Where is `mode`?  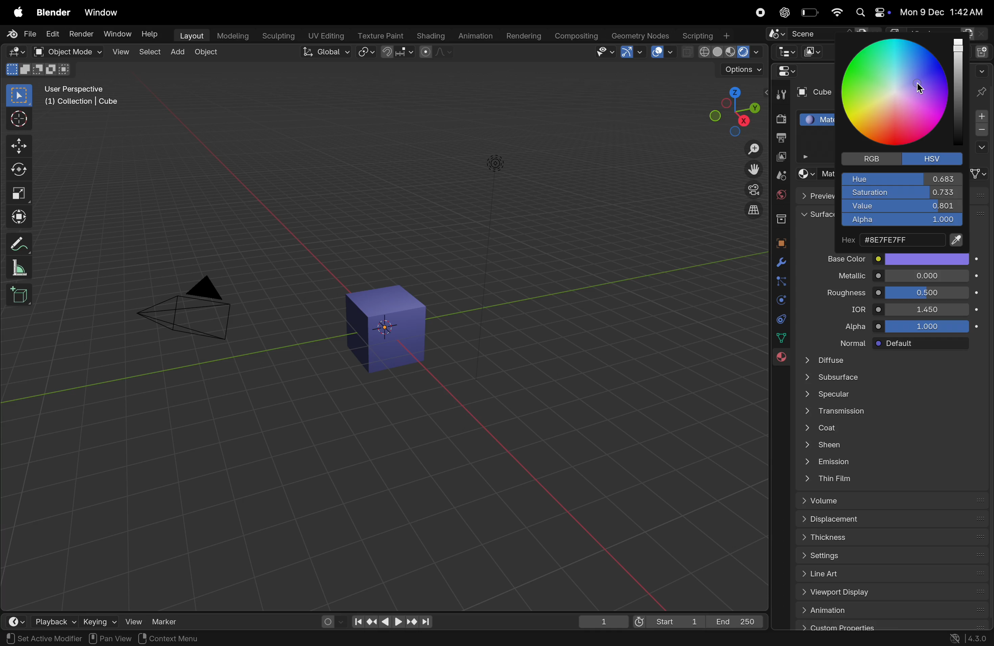 mode is located at coordinates (39, 68).